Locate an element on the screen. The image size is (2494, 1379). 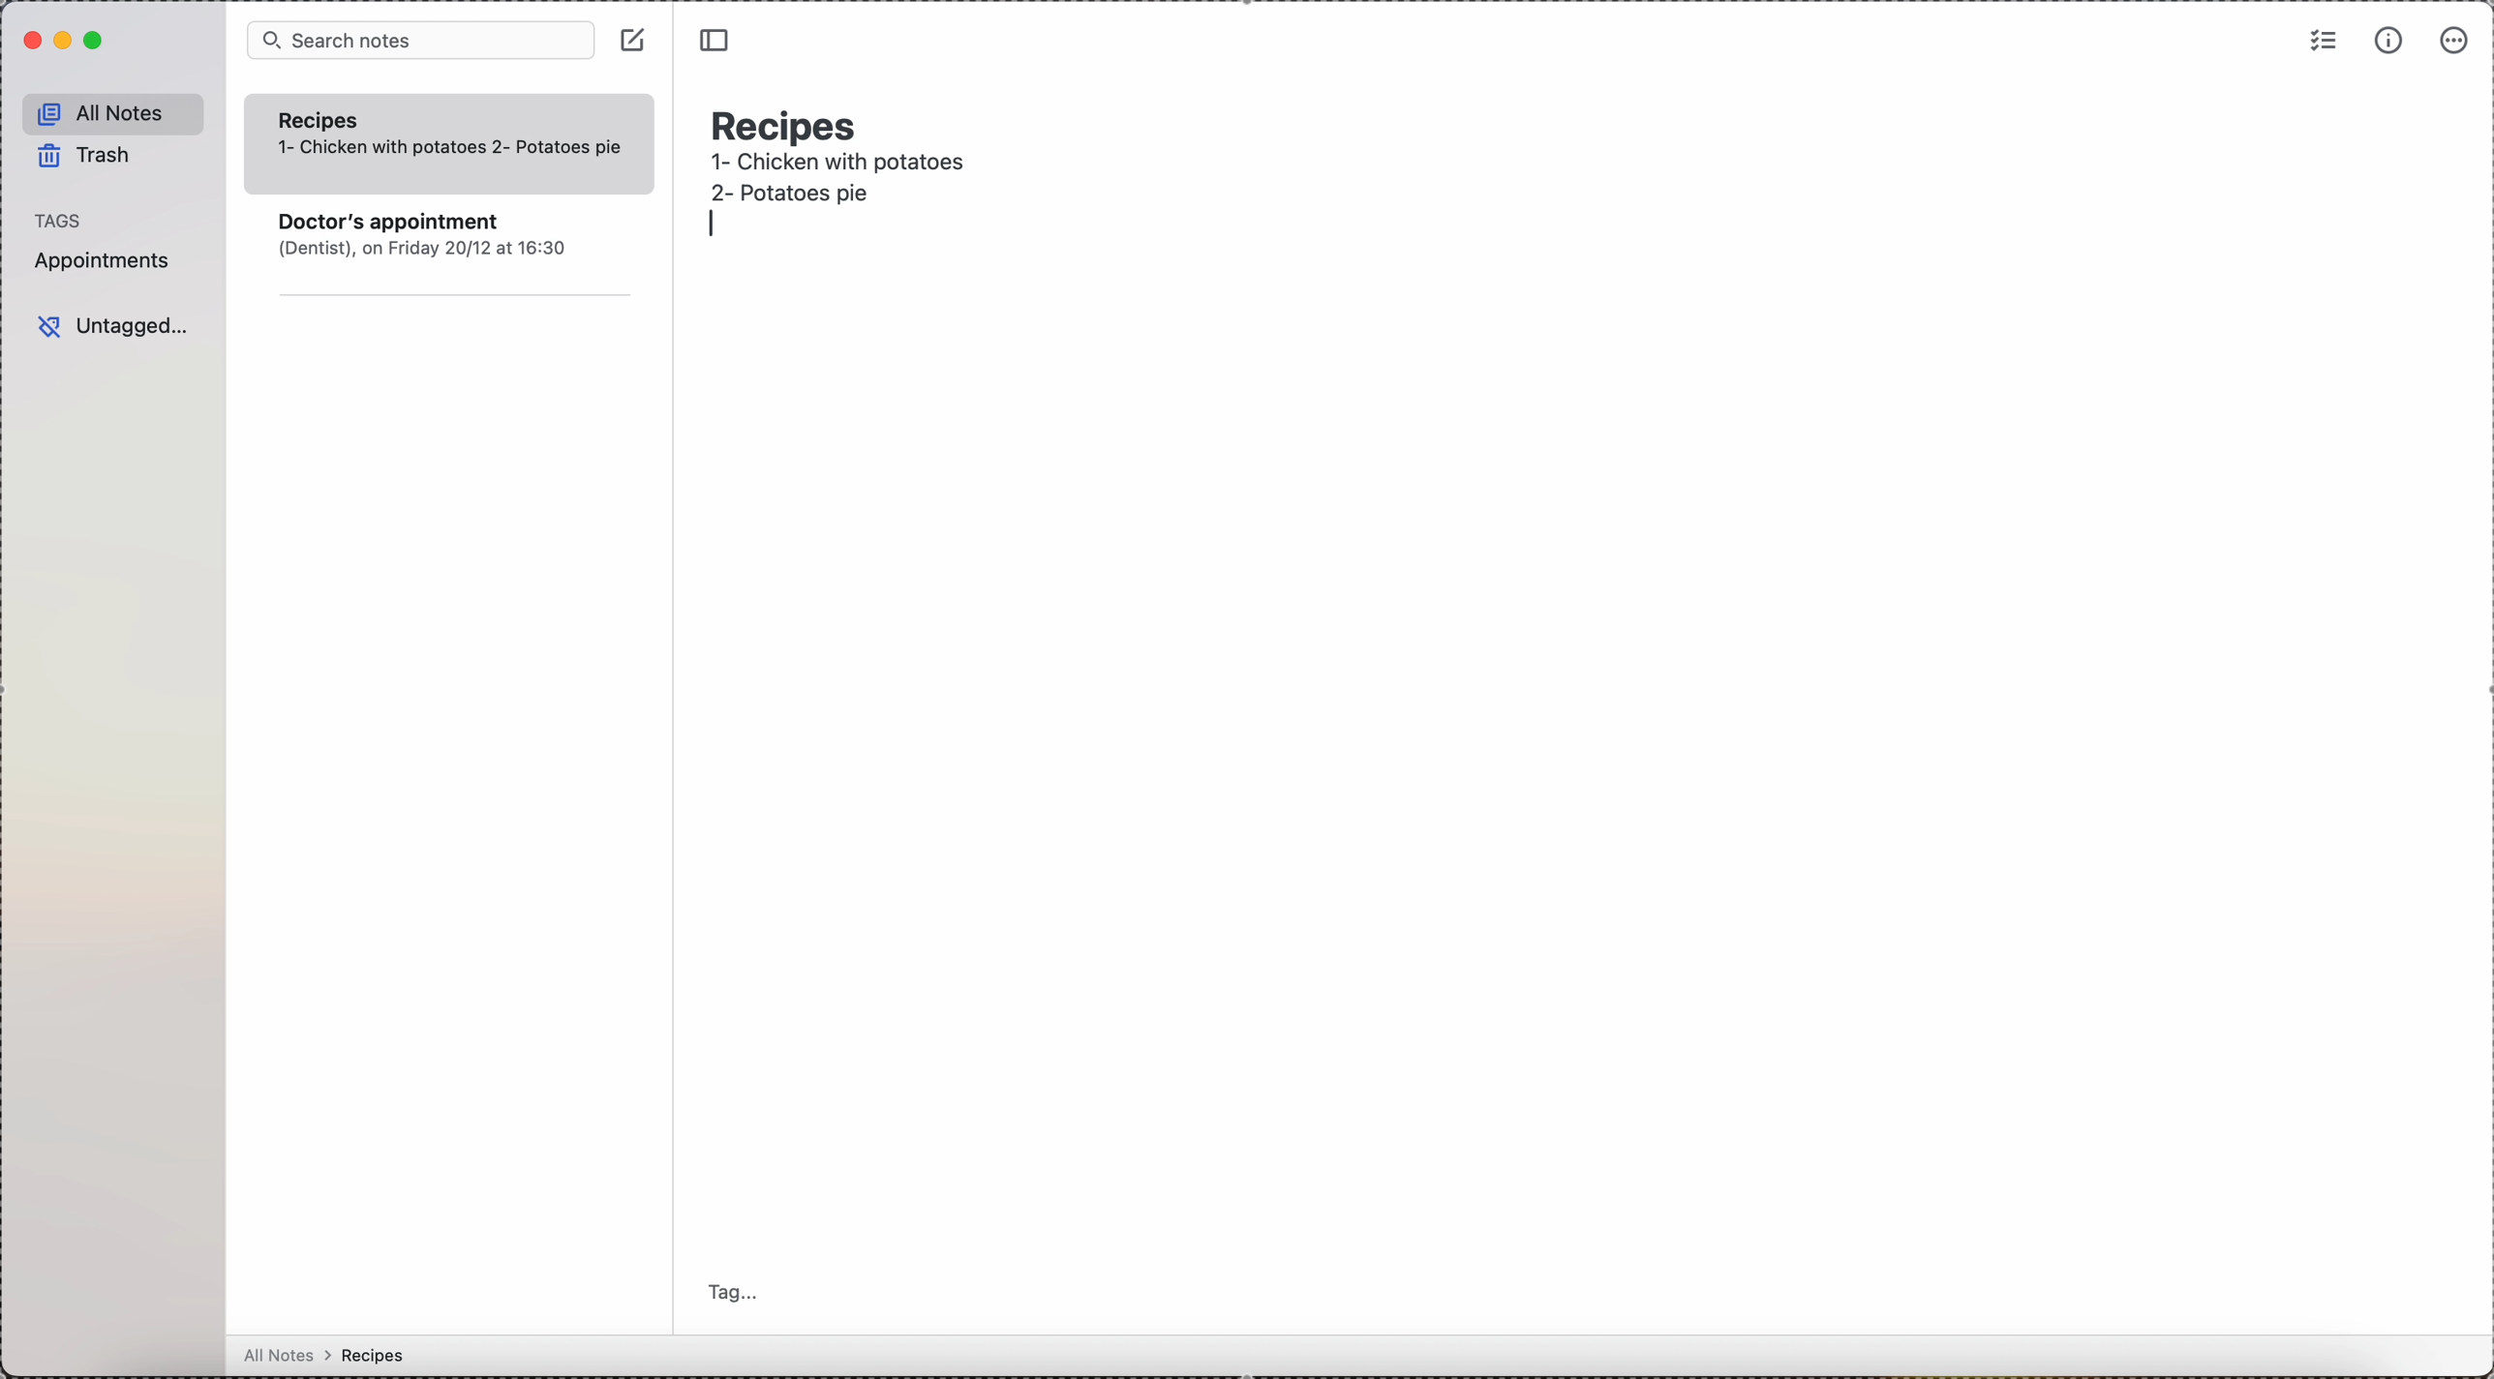
all notes is located at coordinates (388, 1355).